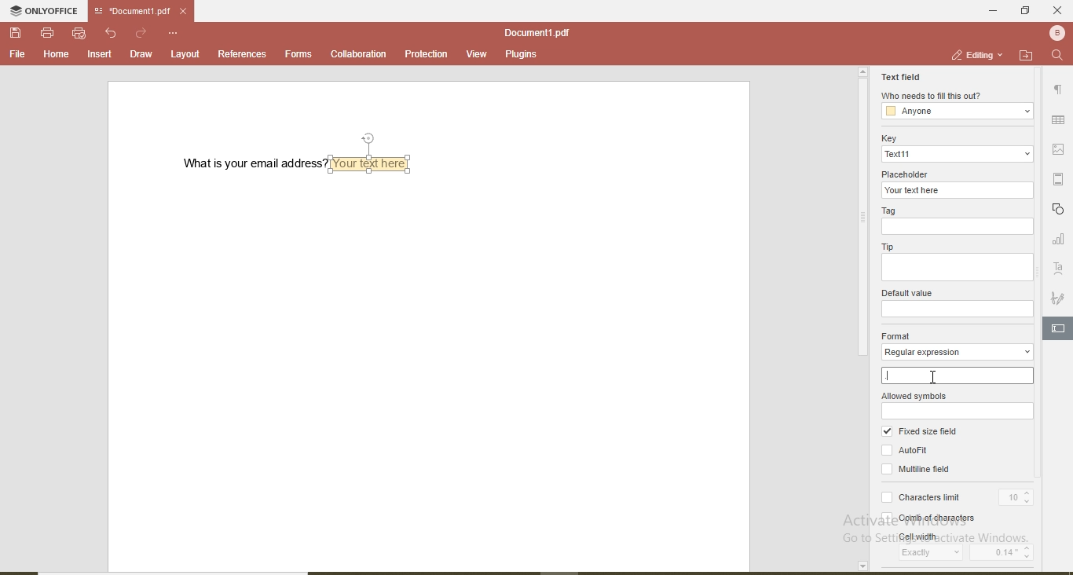 The height and width of the screenshot is (575, 1073). What do you see at coordinates (862, 566) in the screenshot?
I see `page down` at bounding box center [862, 566].